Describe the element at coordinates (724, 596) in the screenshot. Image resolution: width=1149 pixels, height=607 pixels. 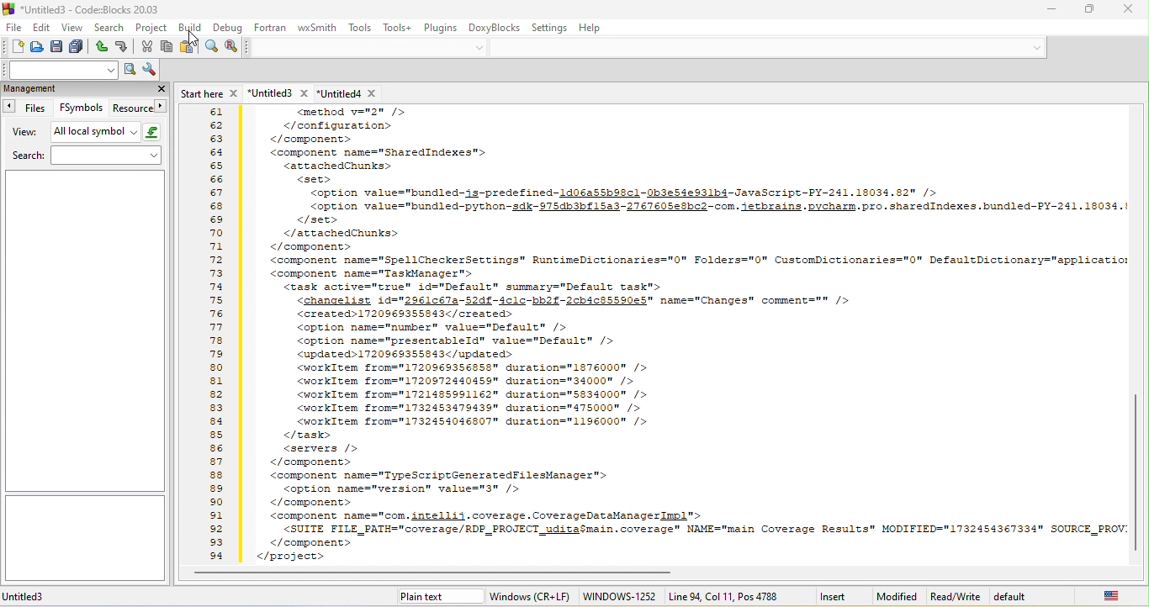
I see `line 94, col 11, pos 4788` at that location.